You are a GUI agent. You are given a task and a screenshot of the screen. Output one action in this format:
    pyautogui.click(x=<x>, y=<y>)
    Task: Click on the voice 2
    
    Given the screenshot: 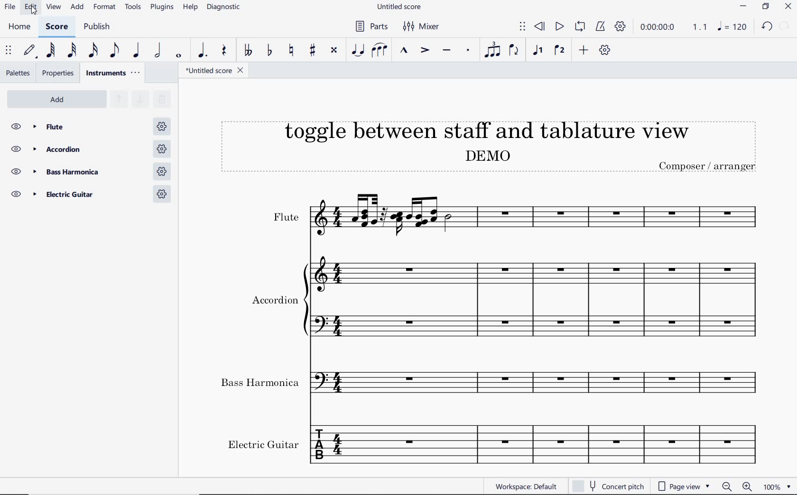 What is the action you would take?
    pyautogui.click(x=560, y=50)
    